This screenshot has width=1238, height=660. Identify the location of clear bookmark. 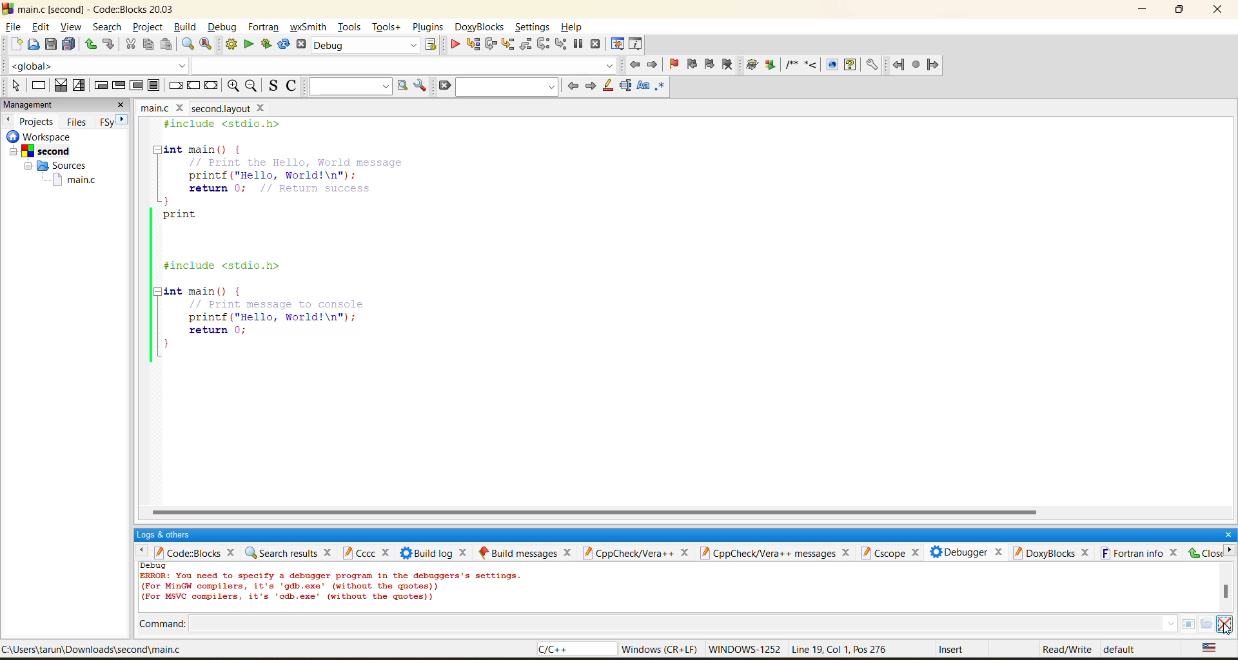
(729, 67).